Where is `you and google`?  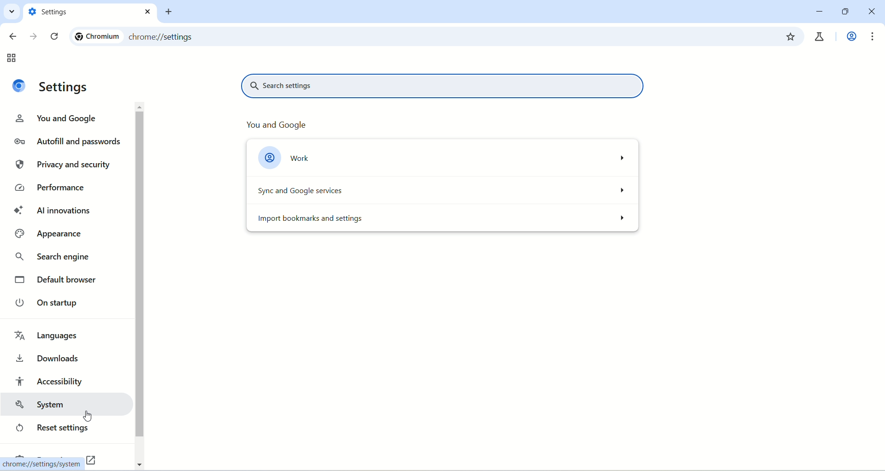
you and google is located at coordinates (273, 123).